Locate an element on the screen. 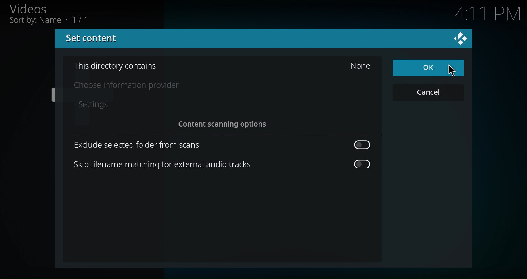 The width and height of the screenshot is (527, 279). Content scanning options is located at coordinates (229, 125).